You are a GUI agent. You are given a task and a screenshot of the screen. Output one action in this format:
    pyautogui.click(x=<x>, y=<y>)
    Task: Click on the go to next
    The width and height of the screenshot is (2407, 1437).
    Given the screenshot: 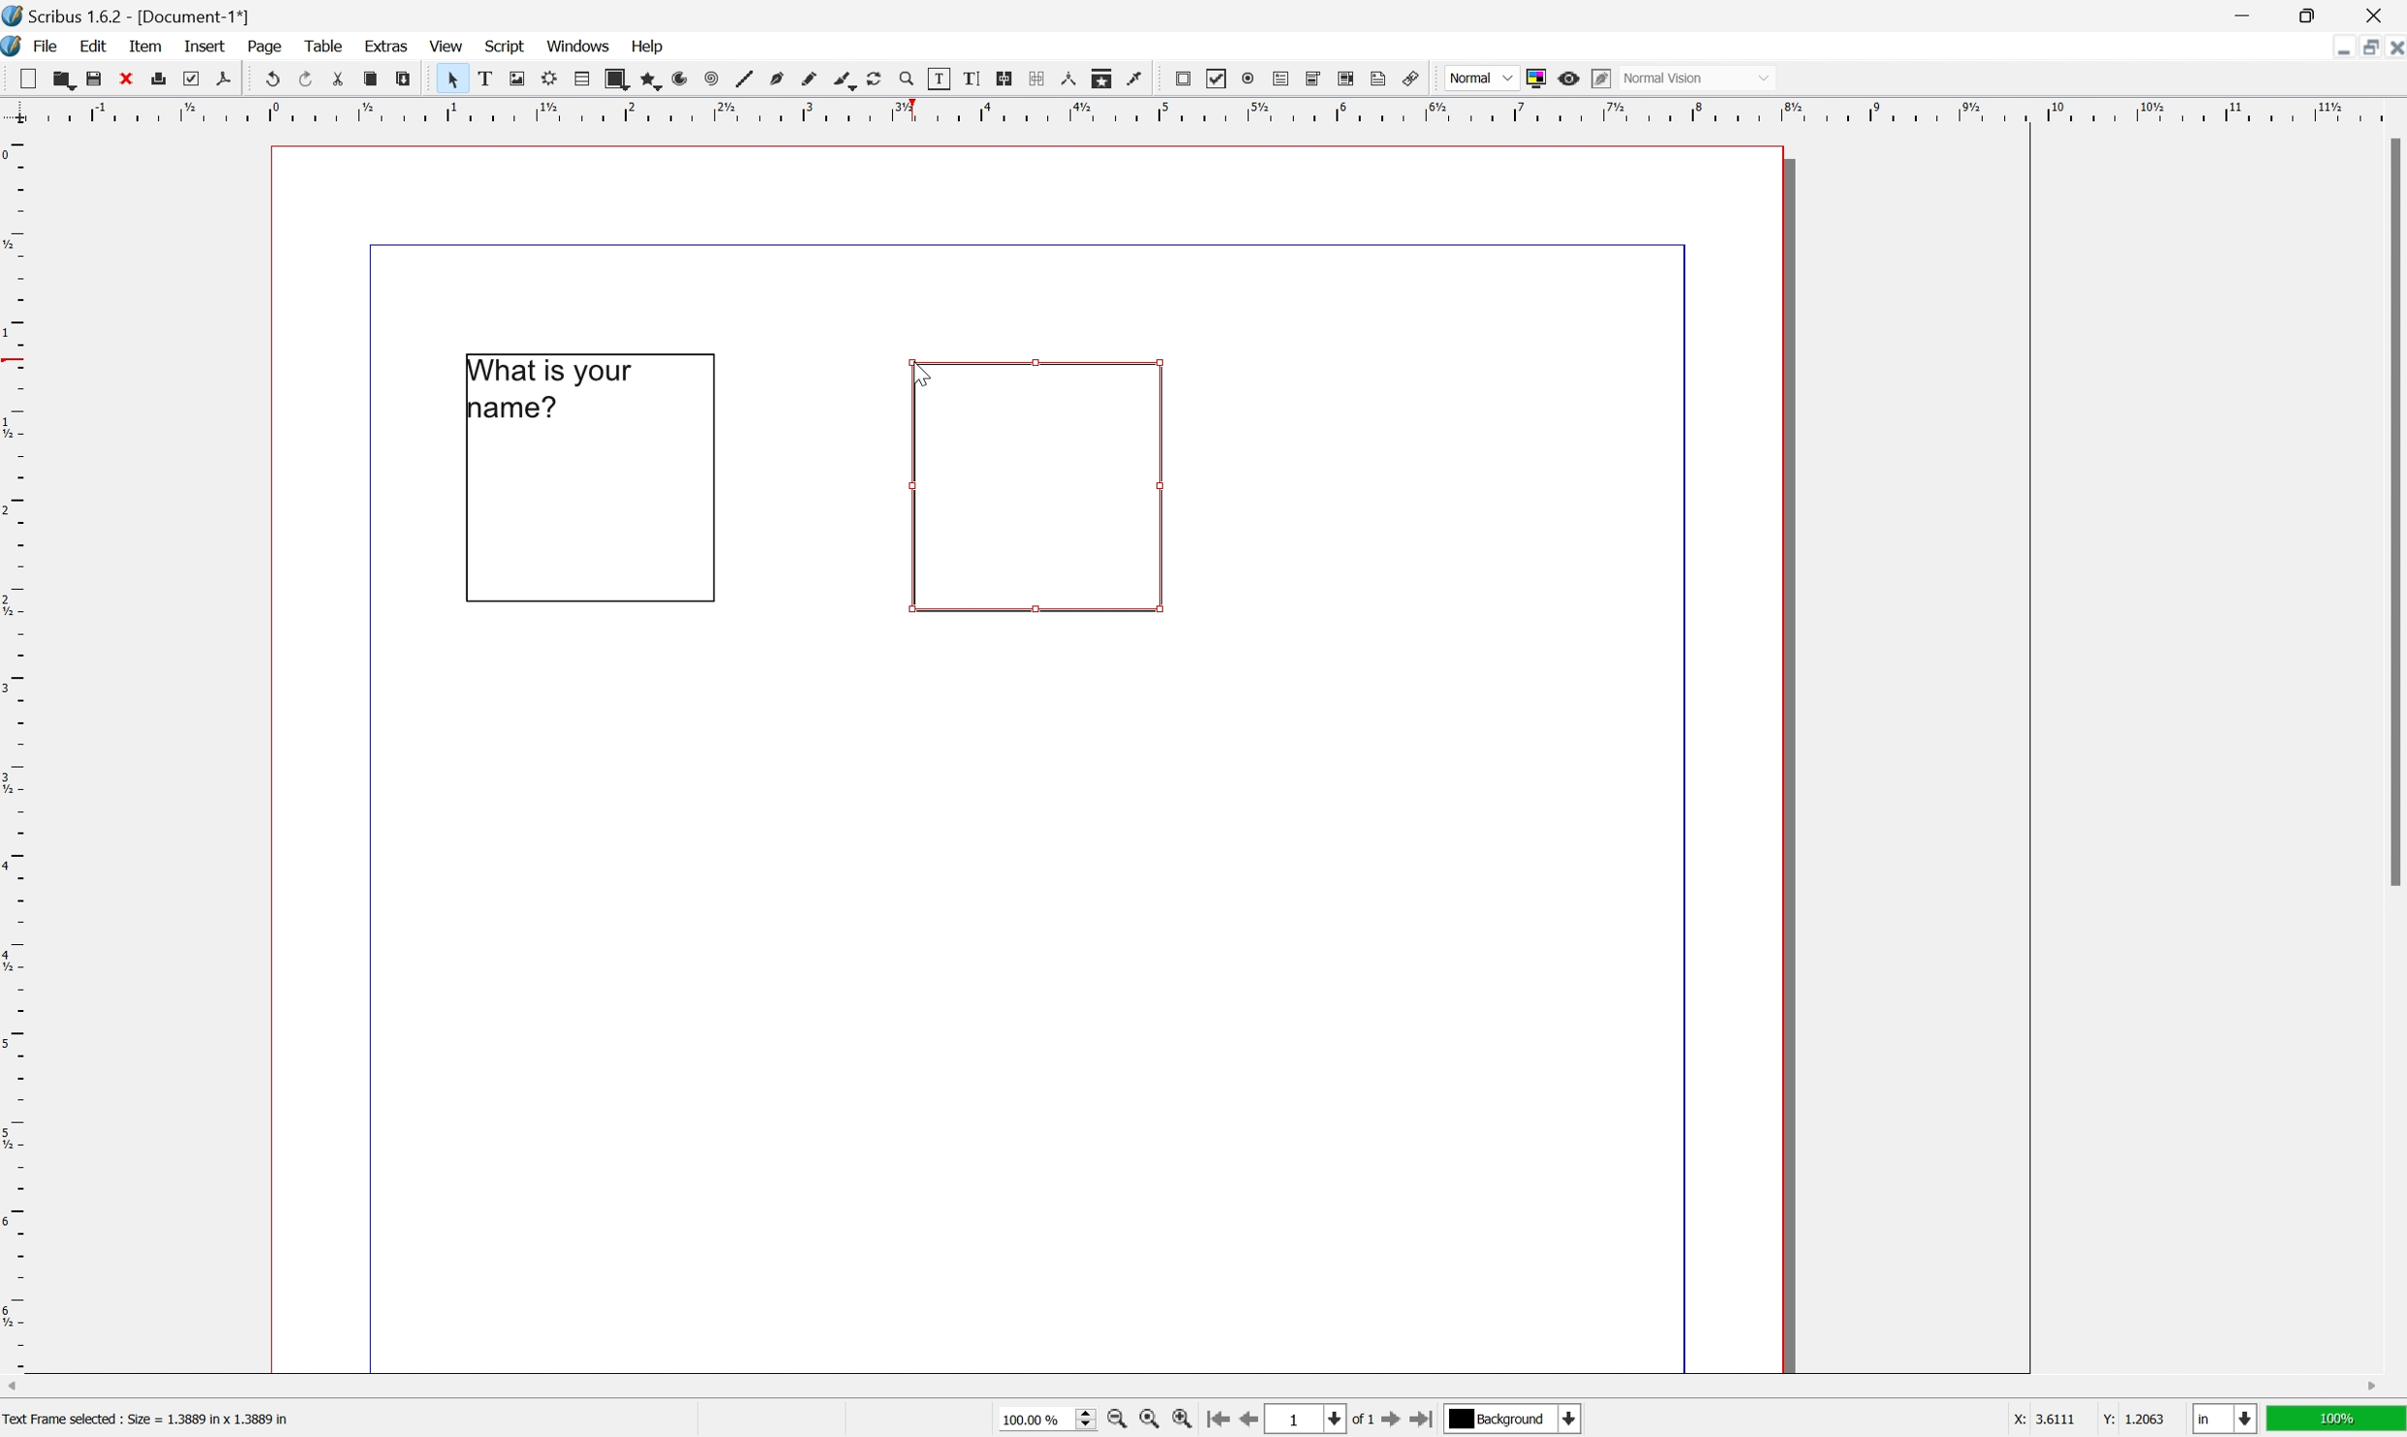 What is the action you would take?
    pyautogui.click(x=1401, y=1422)
    